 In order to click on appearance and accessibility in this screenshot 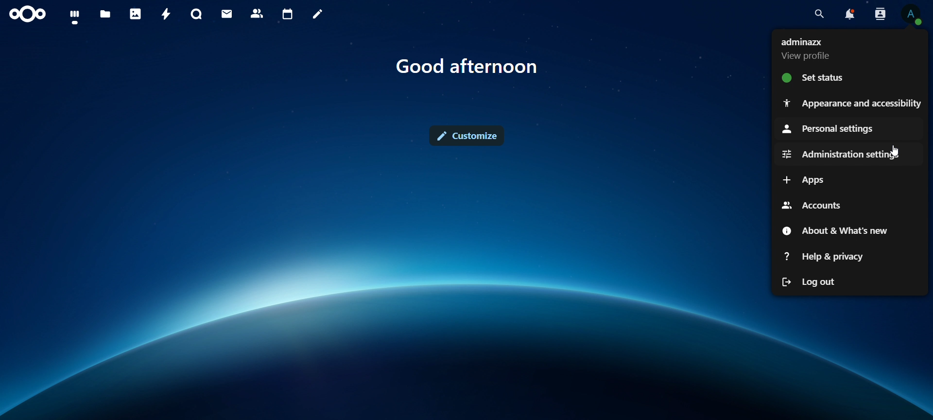, I will do `click(852, 103)`.